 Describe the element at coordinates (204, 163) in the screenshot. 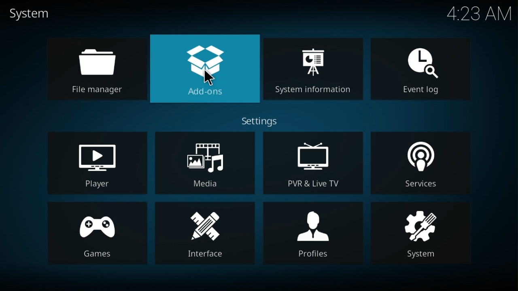

I see `Media` at that location.